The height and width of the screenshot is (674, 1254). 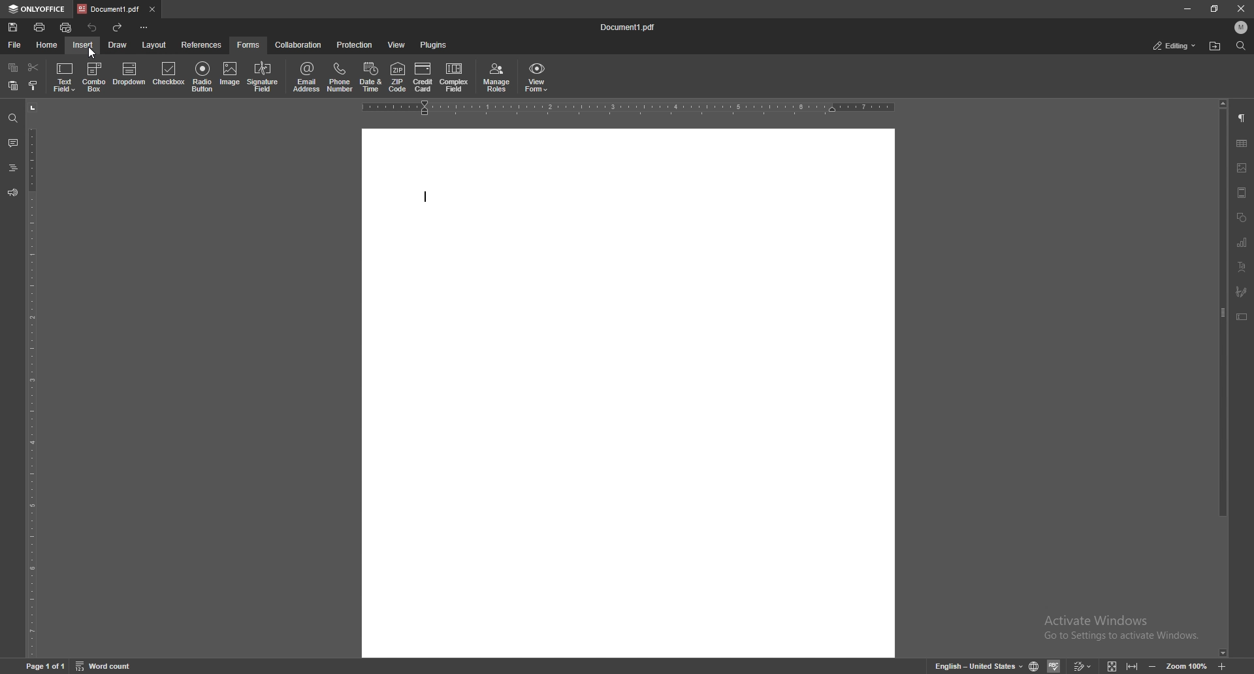 What do you see at coordinates (152, 10) in the screenshot?
I see `close tab` at bounding box center [152, 10].